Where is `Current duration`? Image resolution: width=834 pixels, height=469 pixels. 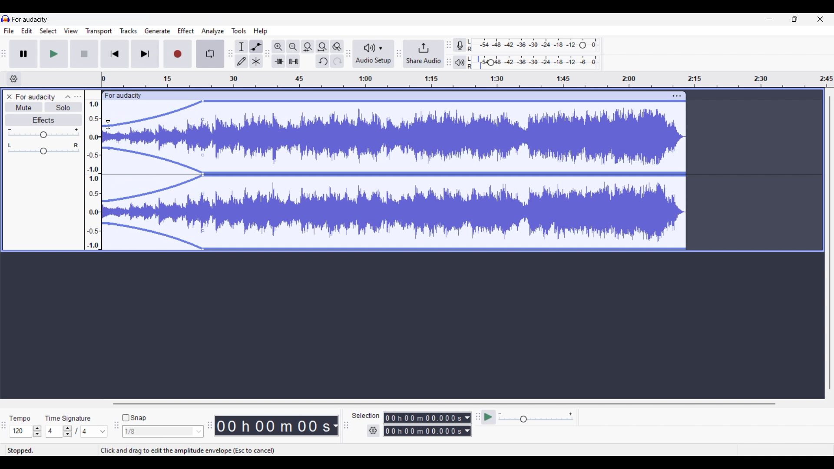 Current duration is located at coordinates (272, 426).